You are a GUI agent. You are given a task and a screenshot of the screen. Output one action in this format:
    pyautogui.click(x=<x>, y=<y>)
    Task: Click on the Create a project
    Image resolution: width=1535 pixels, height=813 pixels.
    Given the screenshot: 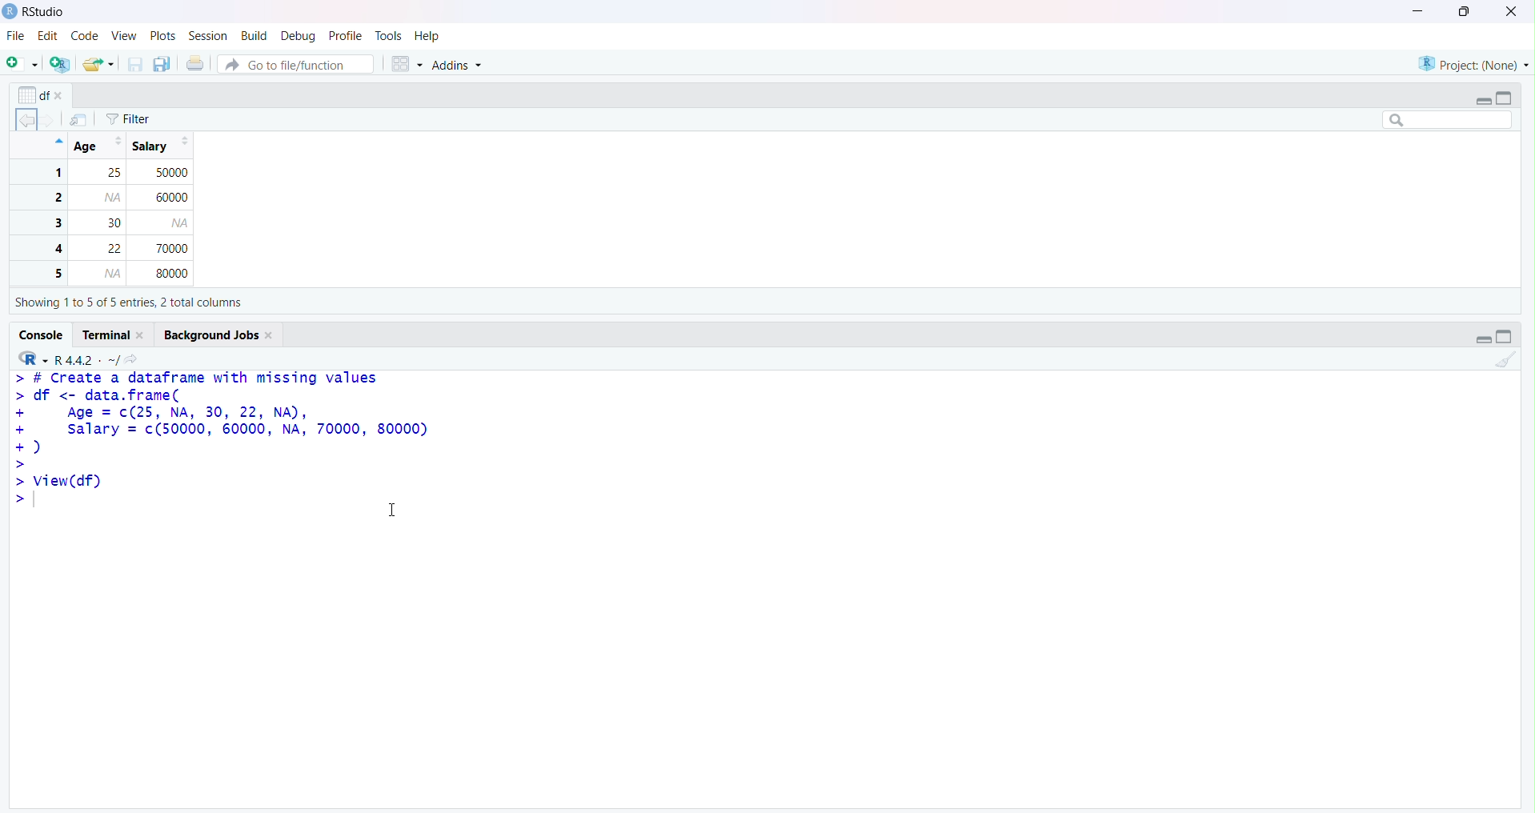 What is the action you would take?
    pyautogui.click(x=61, y=62)
    